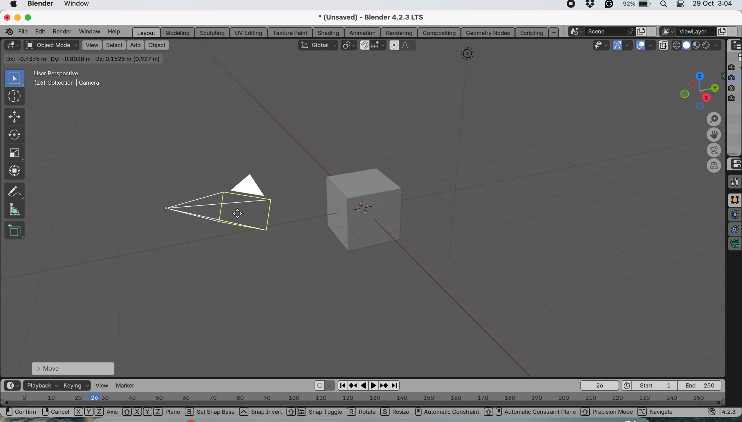 The width and height of the screenshot is (742, 422). I want to click on moving cursor to change angle, so click(238, 214).